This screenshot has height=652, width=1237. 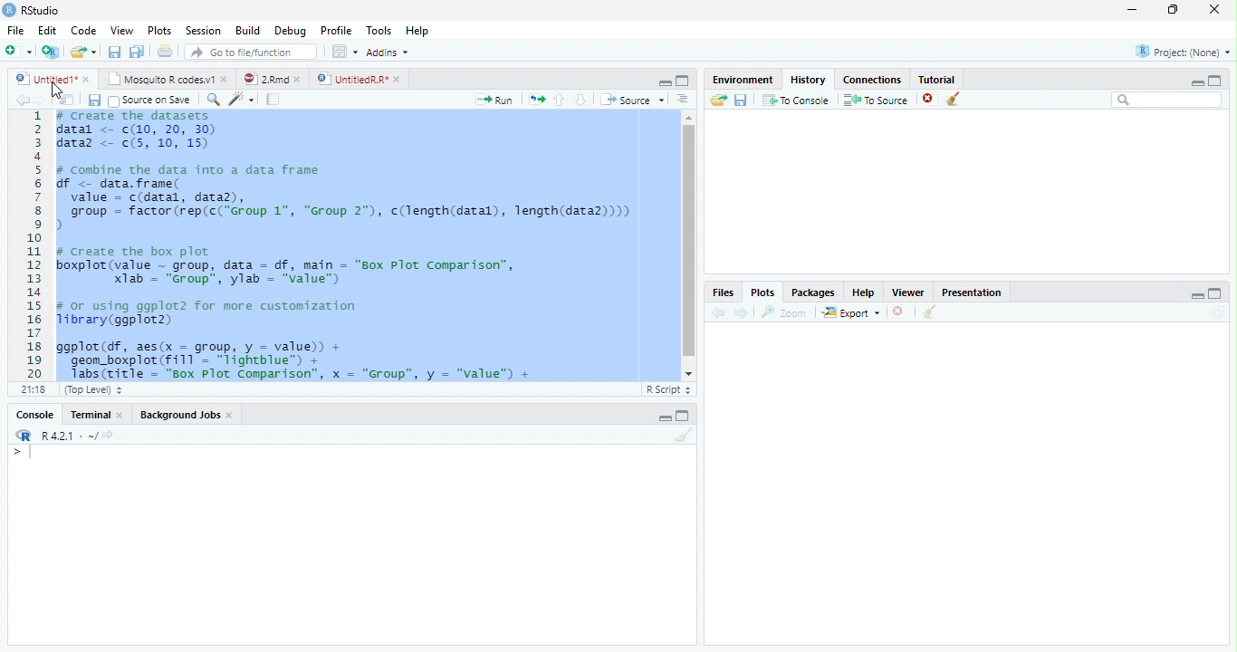 What do you see at coordinates (15, 30) in the screenshot?
I see `File` at bounding box center [15, 30].